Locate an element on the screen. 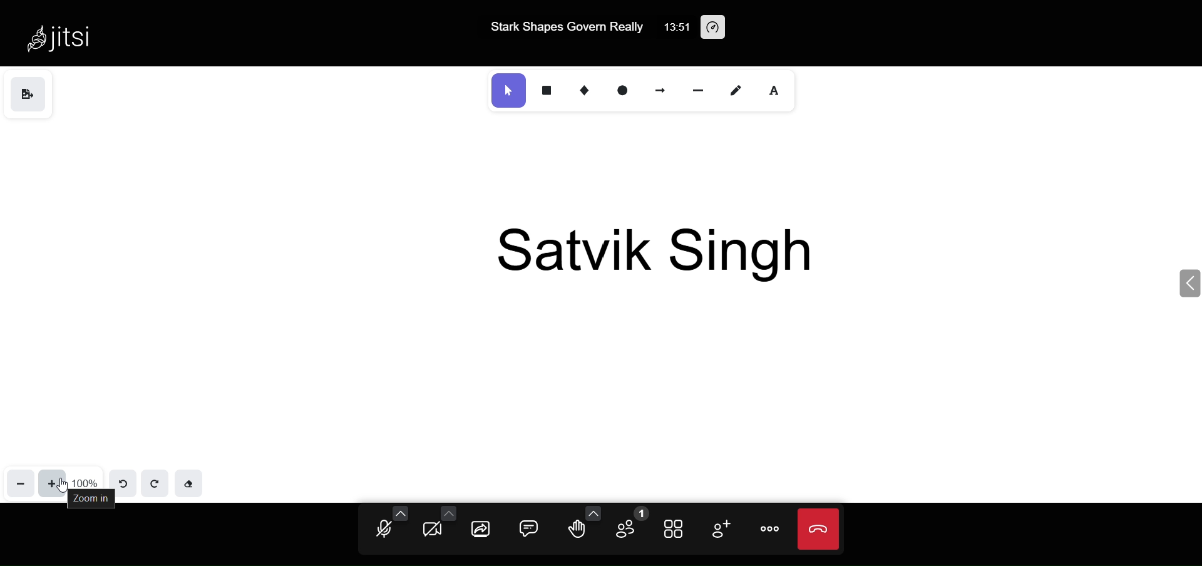 The width and height of the screenshot is (1202, 566). diamond is located at coordinates (583, 90).